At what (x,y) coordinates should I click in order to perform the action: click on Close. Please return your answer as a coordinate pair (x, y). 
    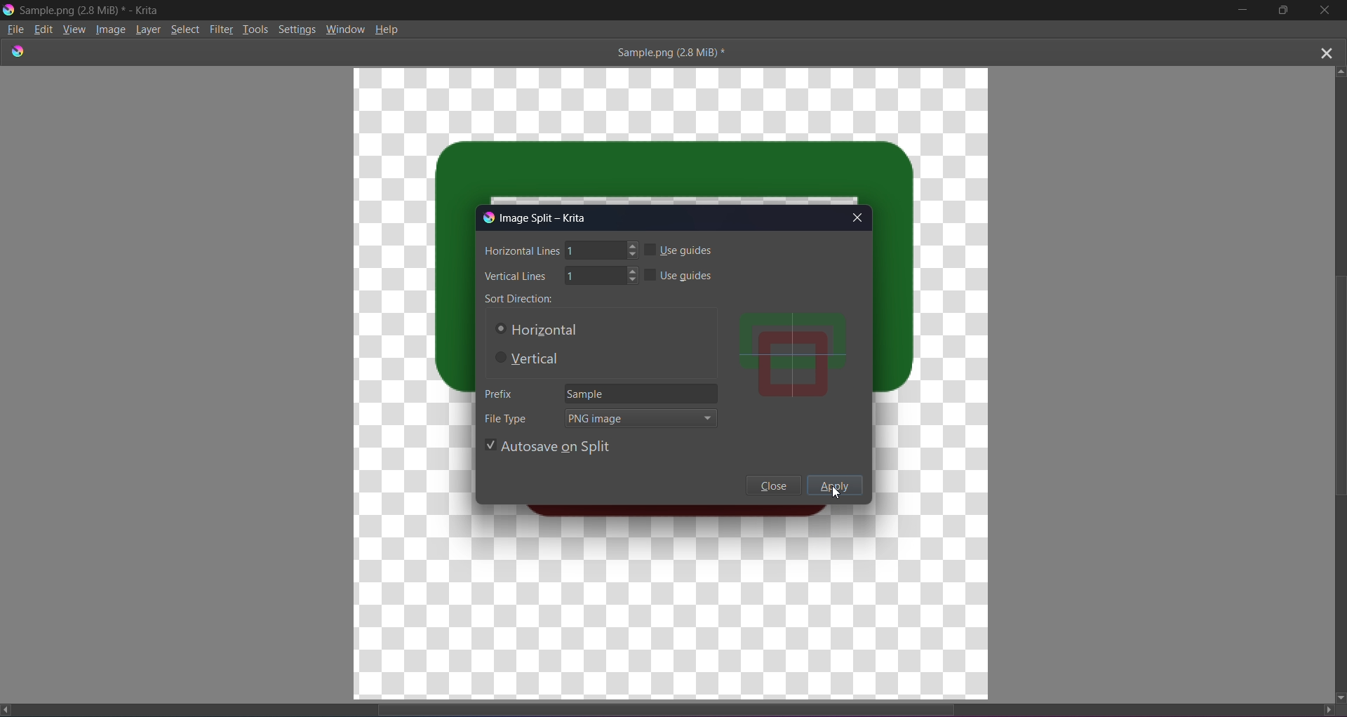
    Looking at the image, I should click on (1325, 11).